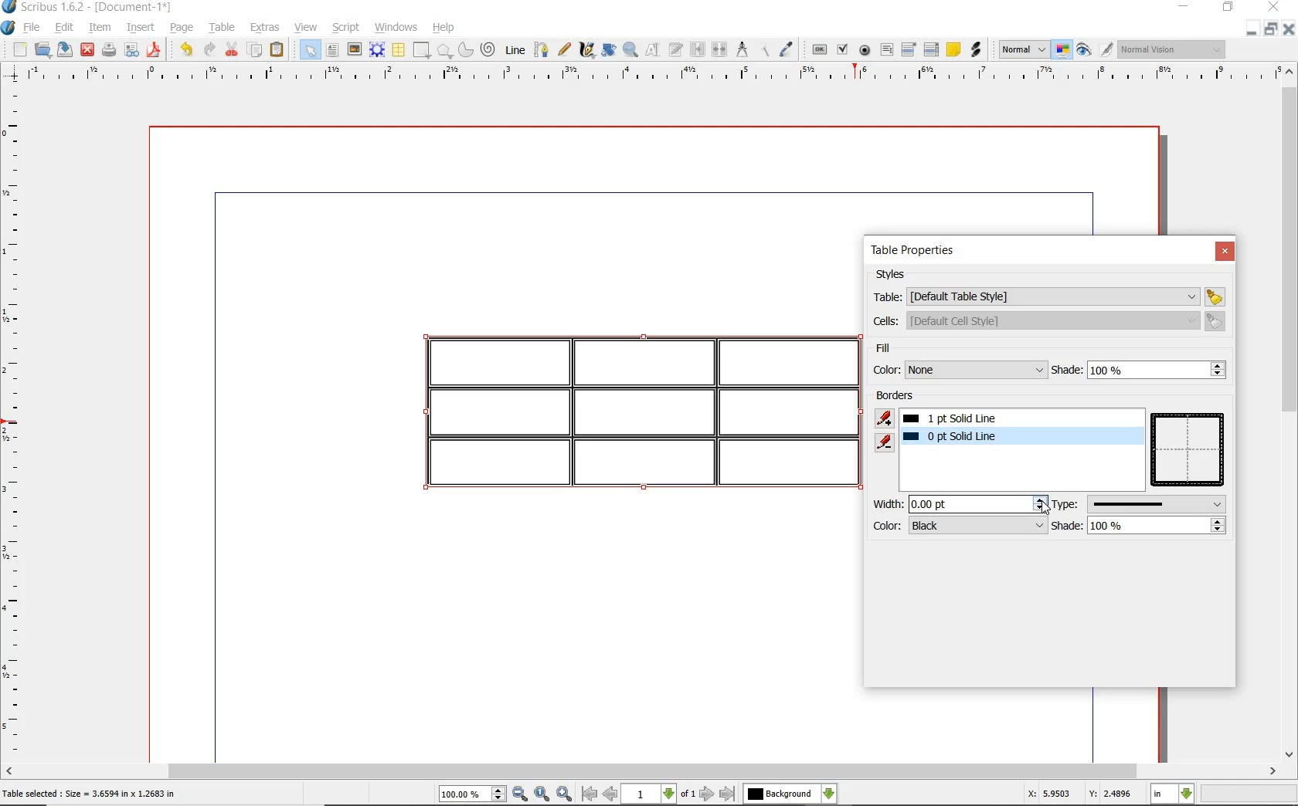  What do you see at coordinates (1272, 28) in the screenshot?
I see `RESTORE` at bounding box center [1272, 28].